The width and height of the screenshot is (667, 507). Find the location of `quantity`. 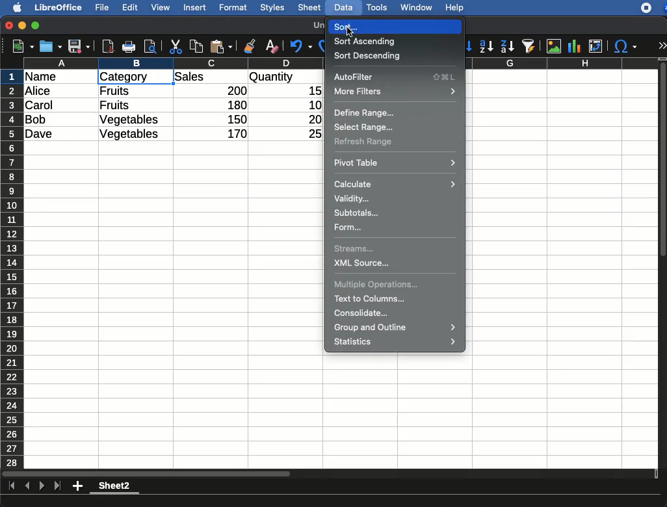

quantity is located at coordinates (285, 78).